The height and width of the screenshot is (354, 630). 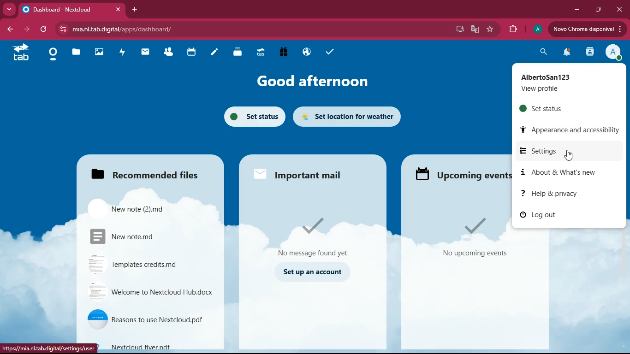 What do you see at coordinates (490, 29) in the screenshot?
I see `favorite` at bounding box center [490, 29].